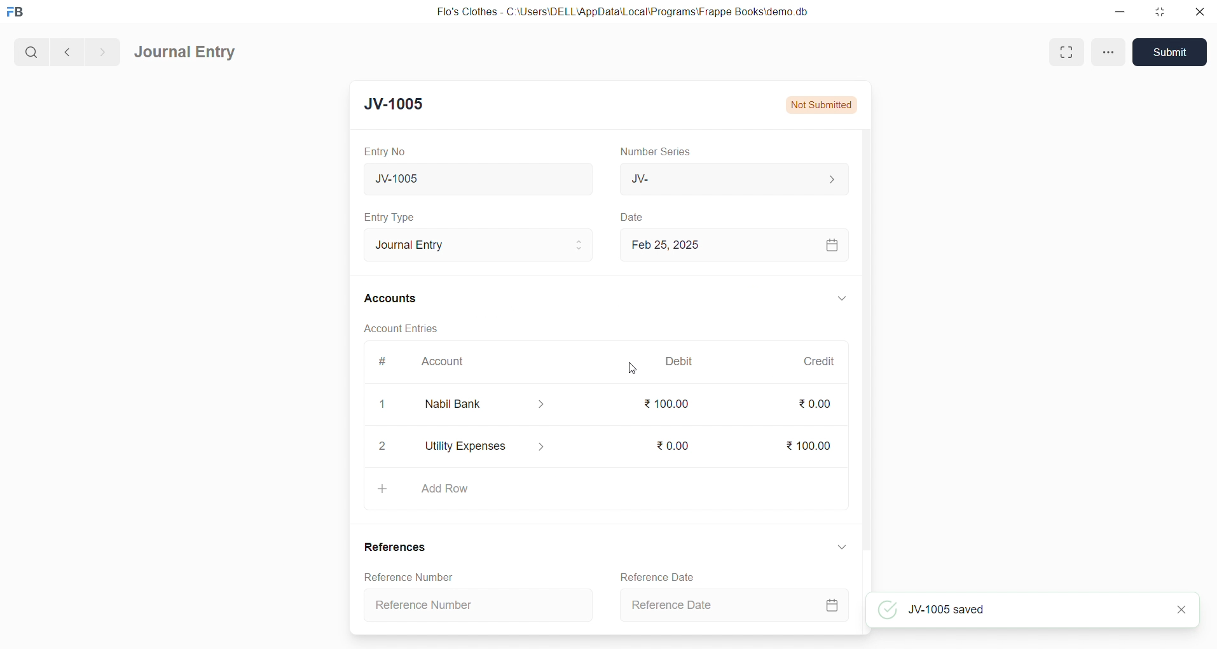  What do you see at coordinates (390, 217) in the screenshot?
I see `Entry Type` at bounding box center [390, 217].